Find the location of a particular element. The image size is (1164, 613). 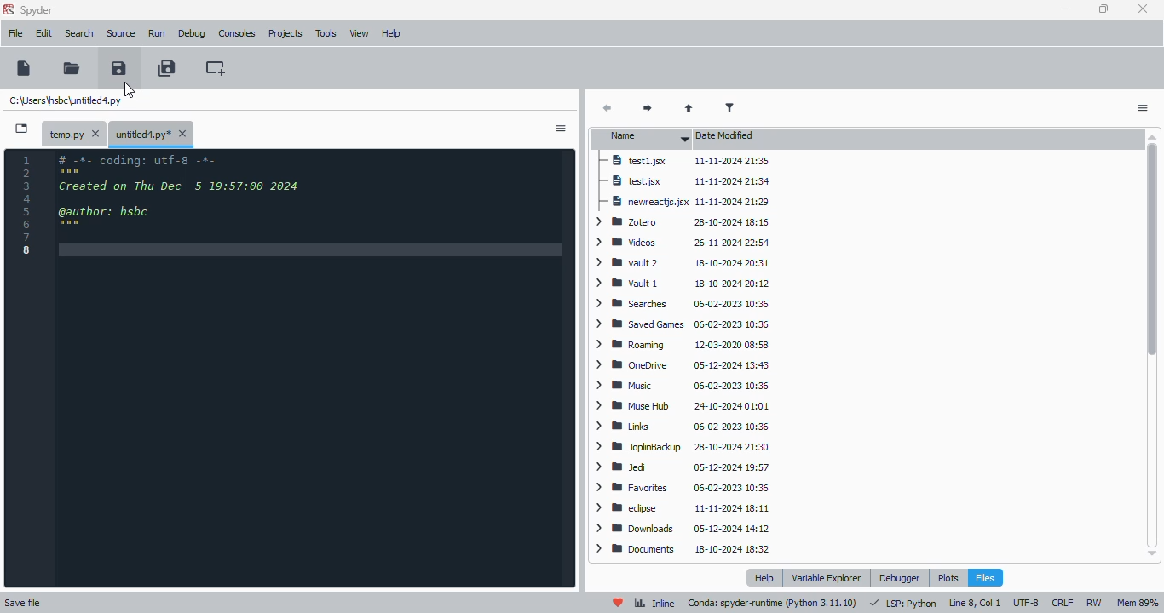

help is located at coordinates (764, 578).